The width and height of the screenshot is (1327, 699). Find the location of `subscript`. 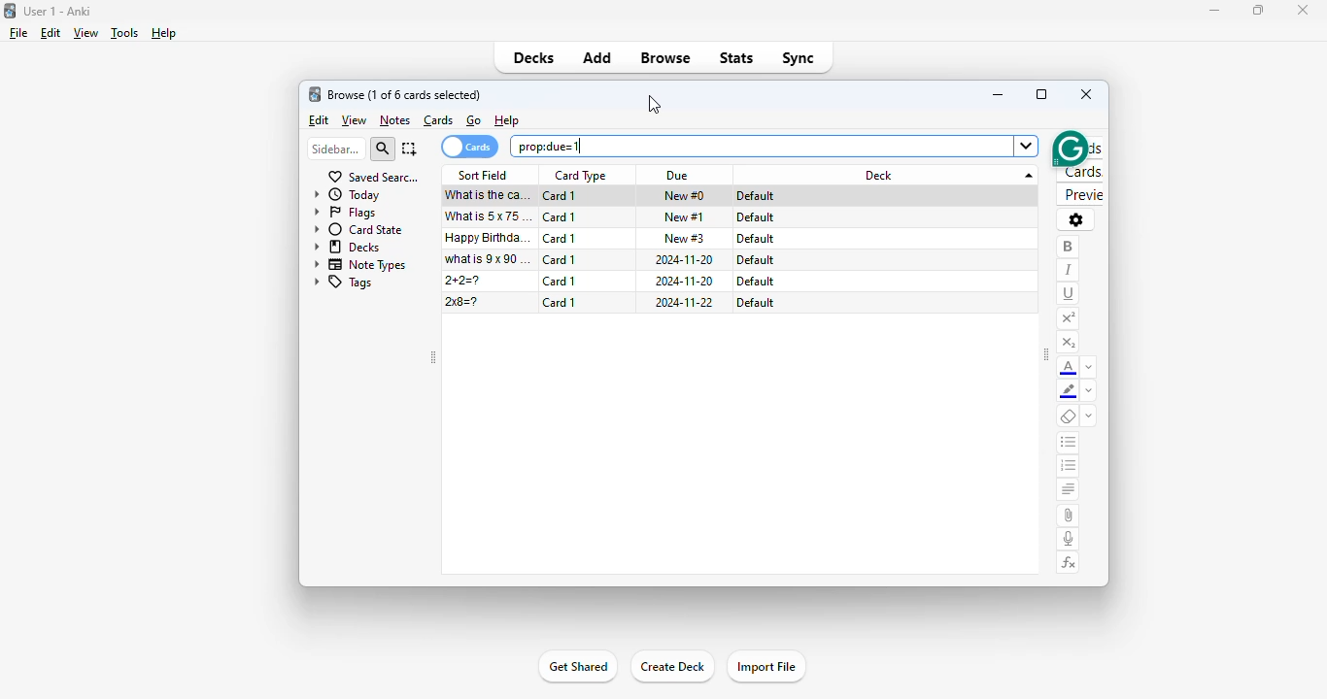

subscript is located at coordinates (1069, 342).